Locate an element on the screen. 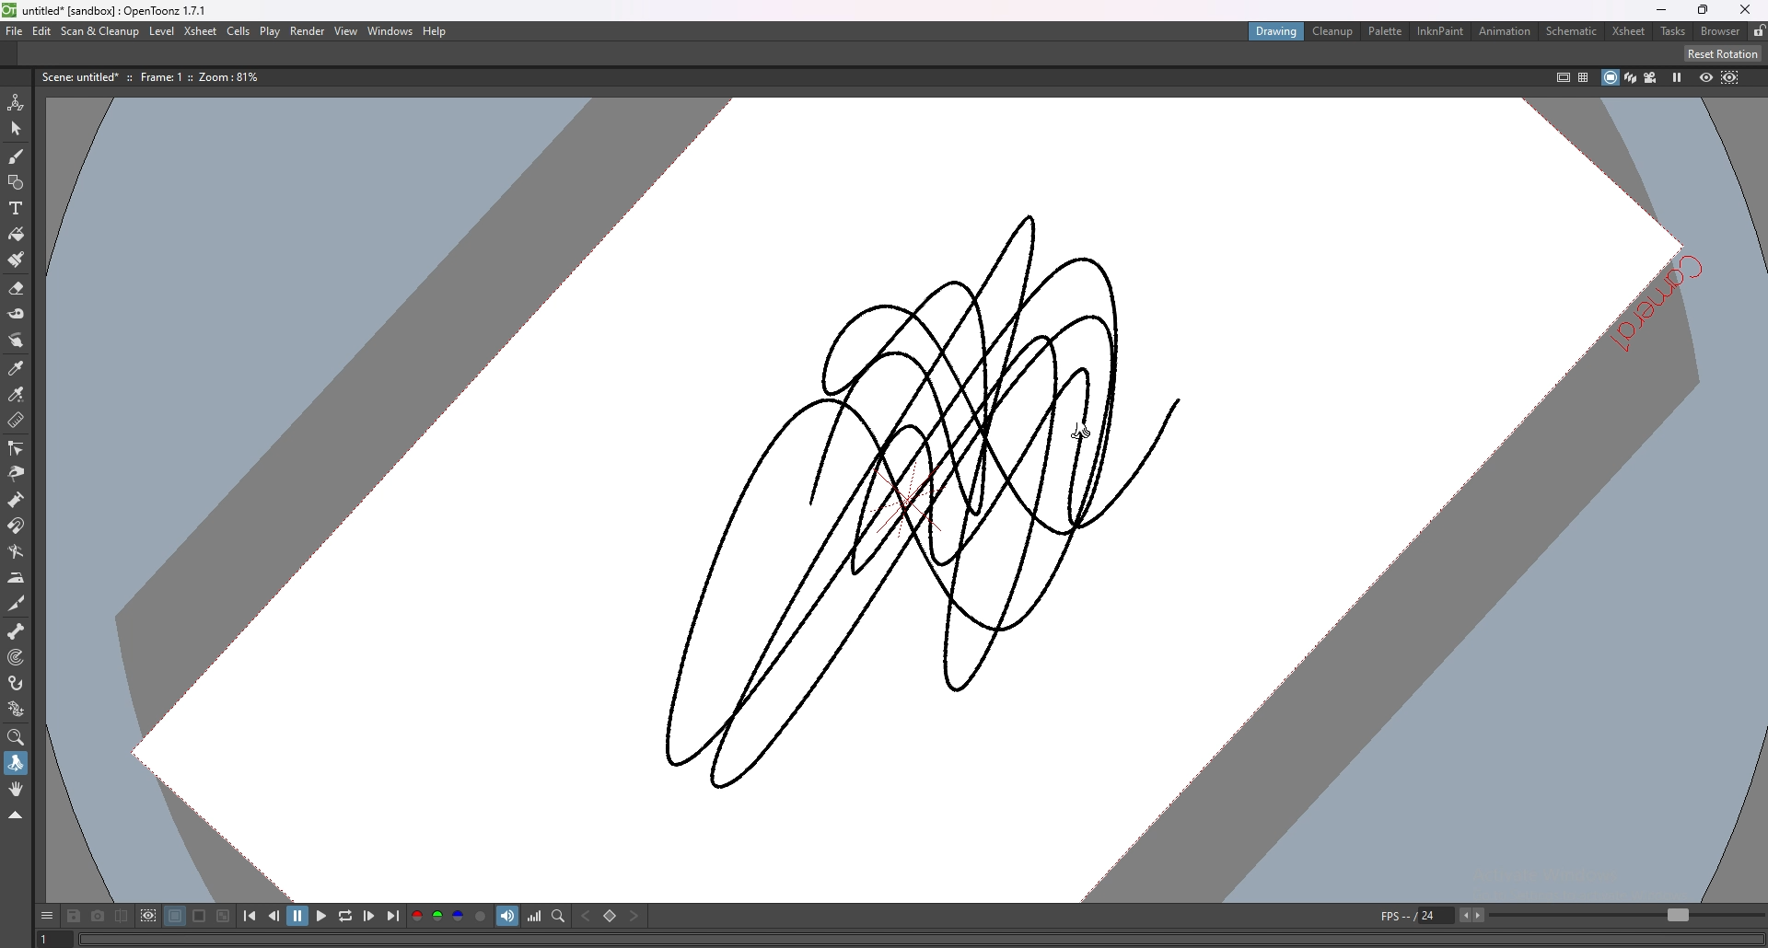 Image resolution: width=1768 pixels, height=948 pixels. minimize is located at coordinates (1663, 10).